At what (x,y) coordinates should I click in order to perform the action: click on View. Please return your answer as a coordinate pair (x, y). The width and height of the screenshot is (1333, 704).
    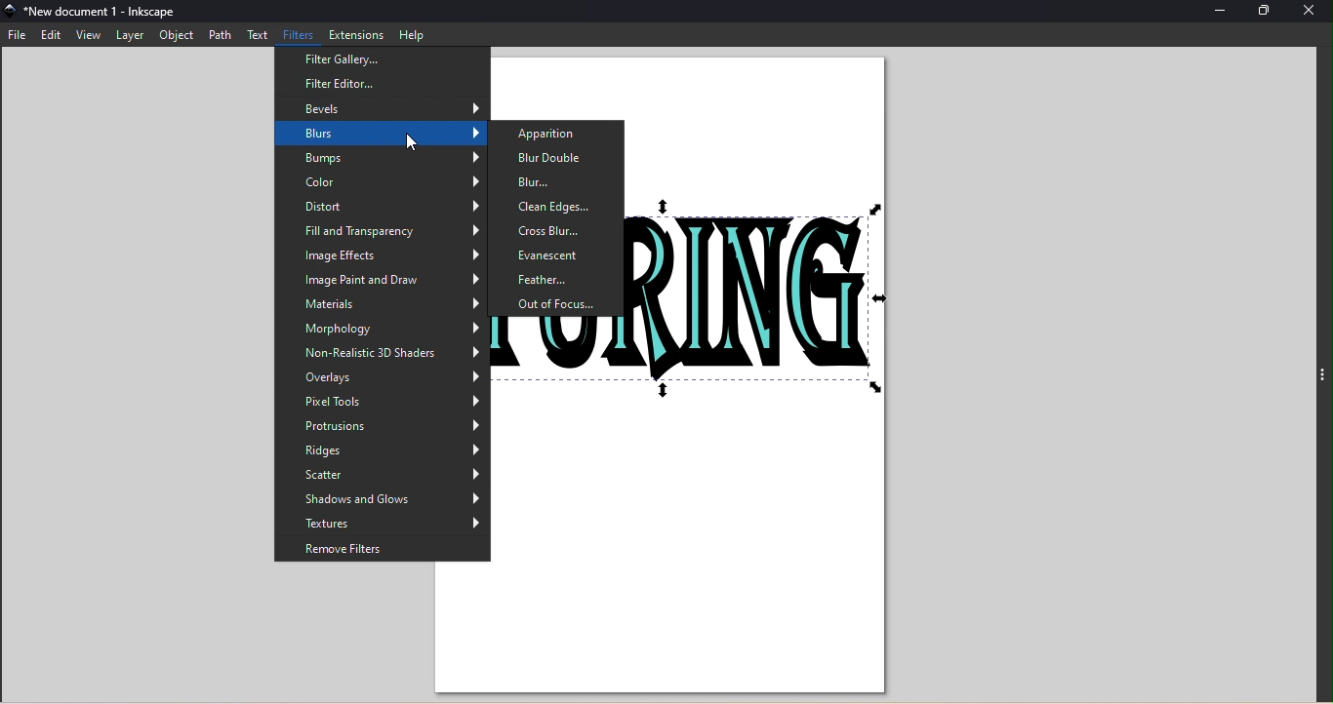
    Looking at the image, I should click on (89, 35).